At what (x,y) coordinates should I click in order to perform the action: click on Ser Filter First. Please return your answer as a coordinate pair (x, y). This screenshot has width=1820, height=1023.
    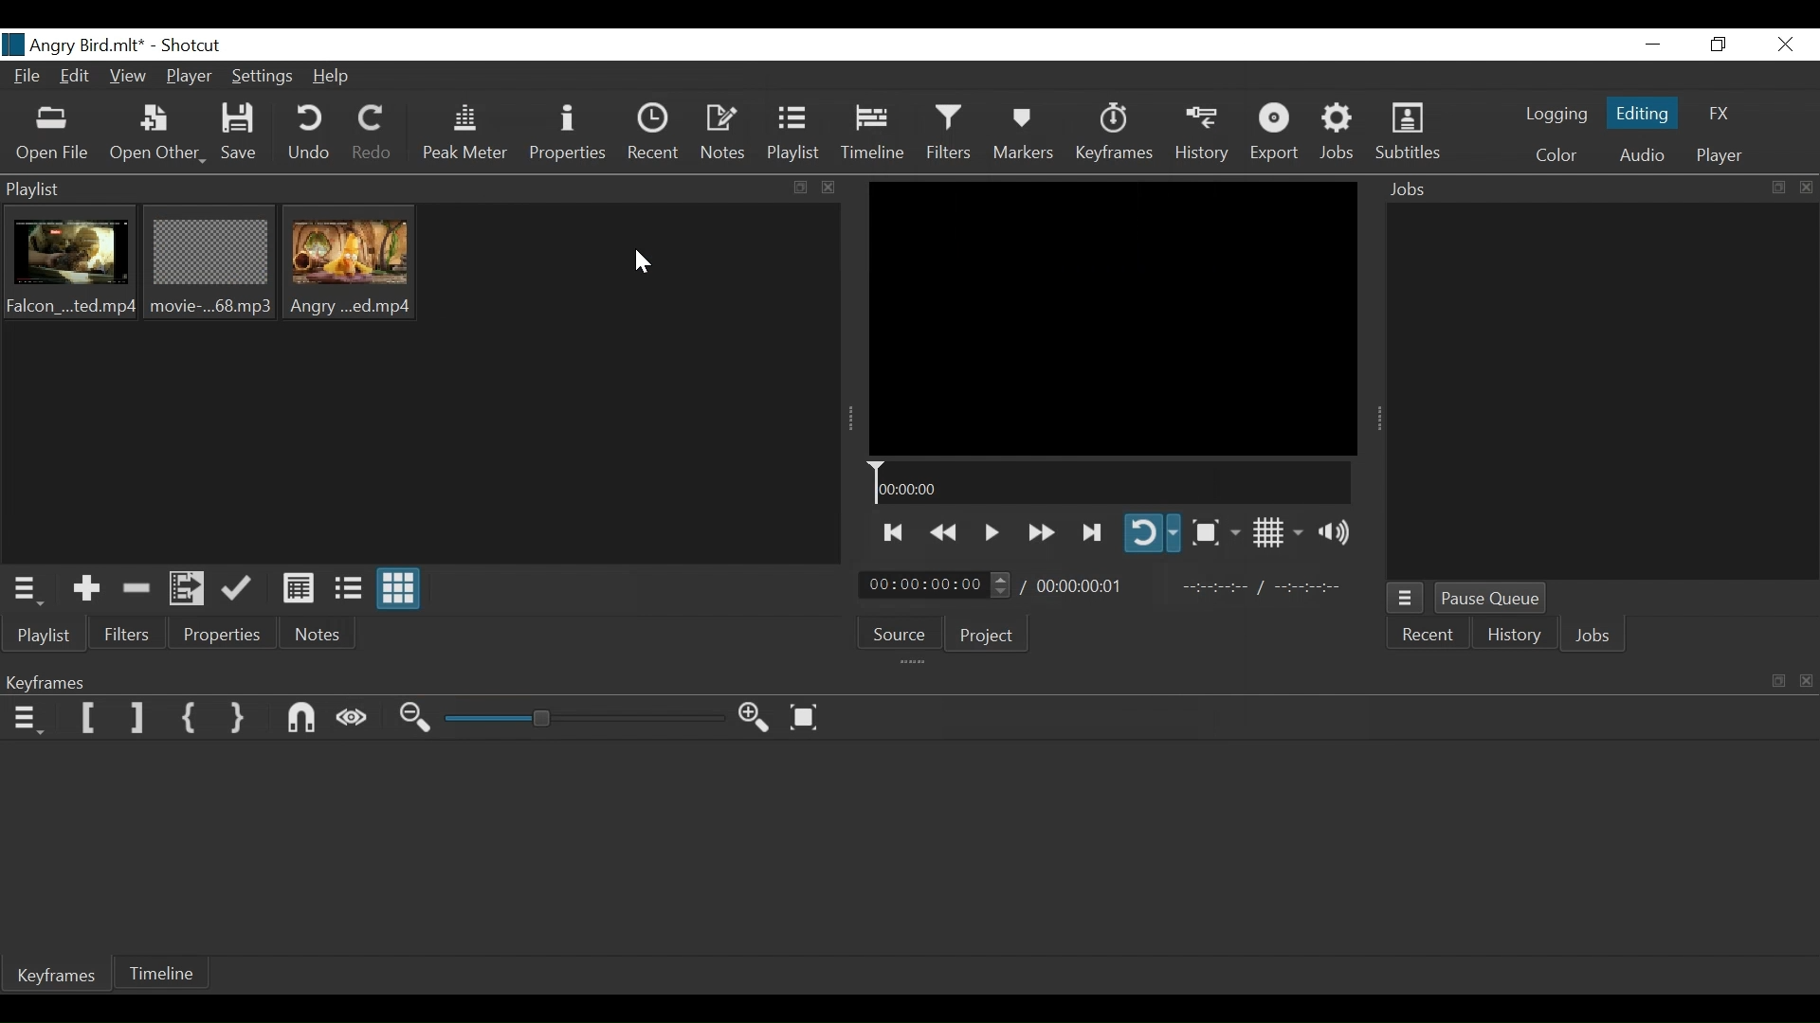
    Looking at the image, I should click on (89, 718).